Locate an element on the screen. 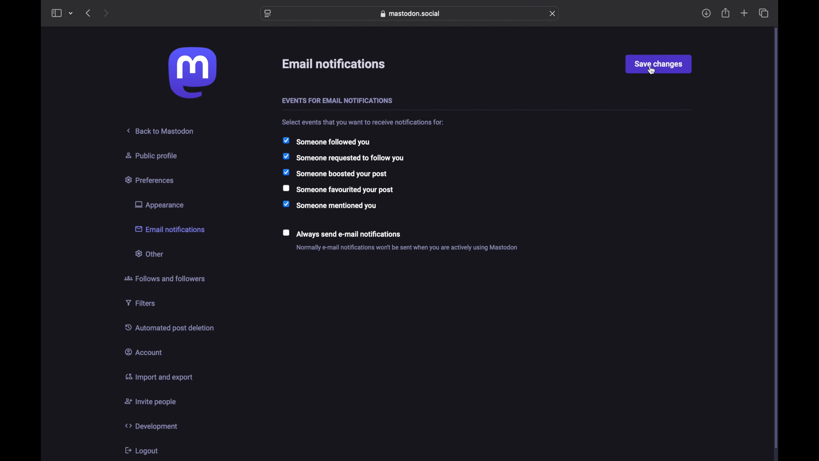 The image size is (819, 461). back to mastodon is located at coordinates (161, 131).